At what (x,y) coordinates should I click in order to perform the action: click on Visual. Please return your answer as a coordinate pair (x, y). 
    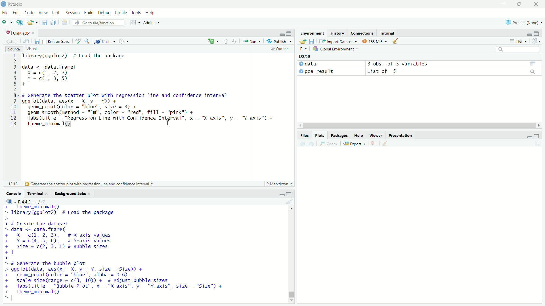
    Looking at the image, I should click on (32, 49).